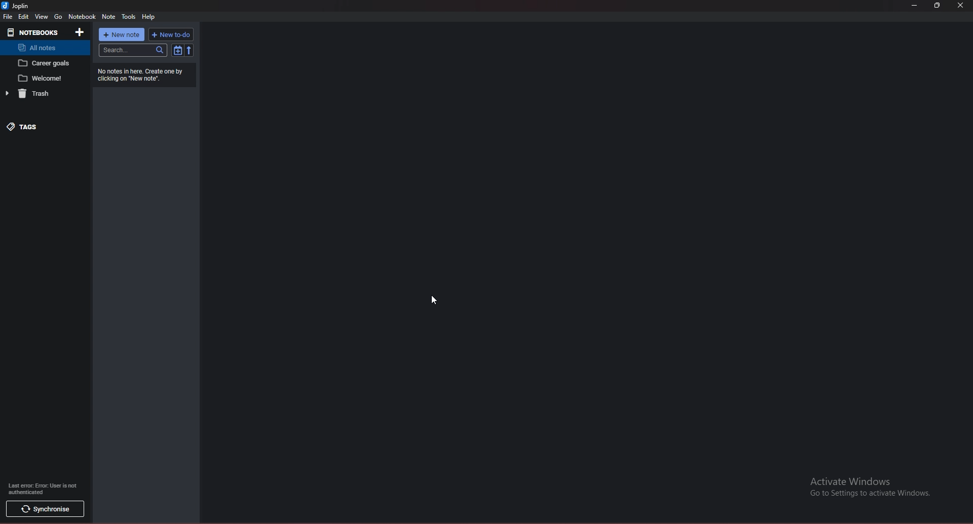  I want to click on notebooks, so click(34, 32).